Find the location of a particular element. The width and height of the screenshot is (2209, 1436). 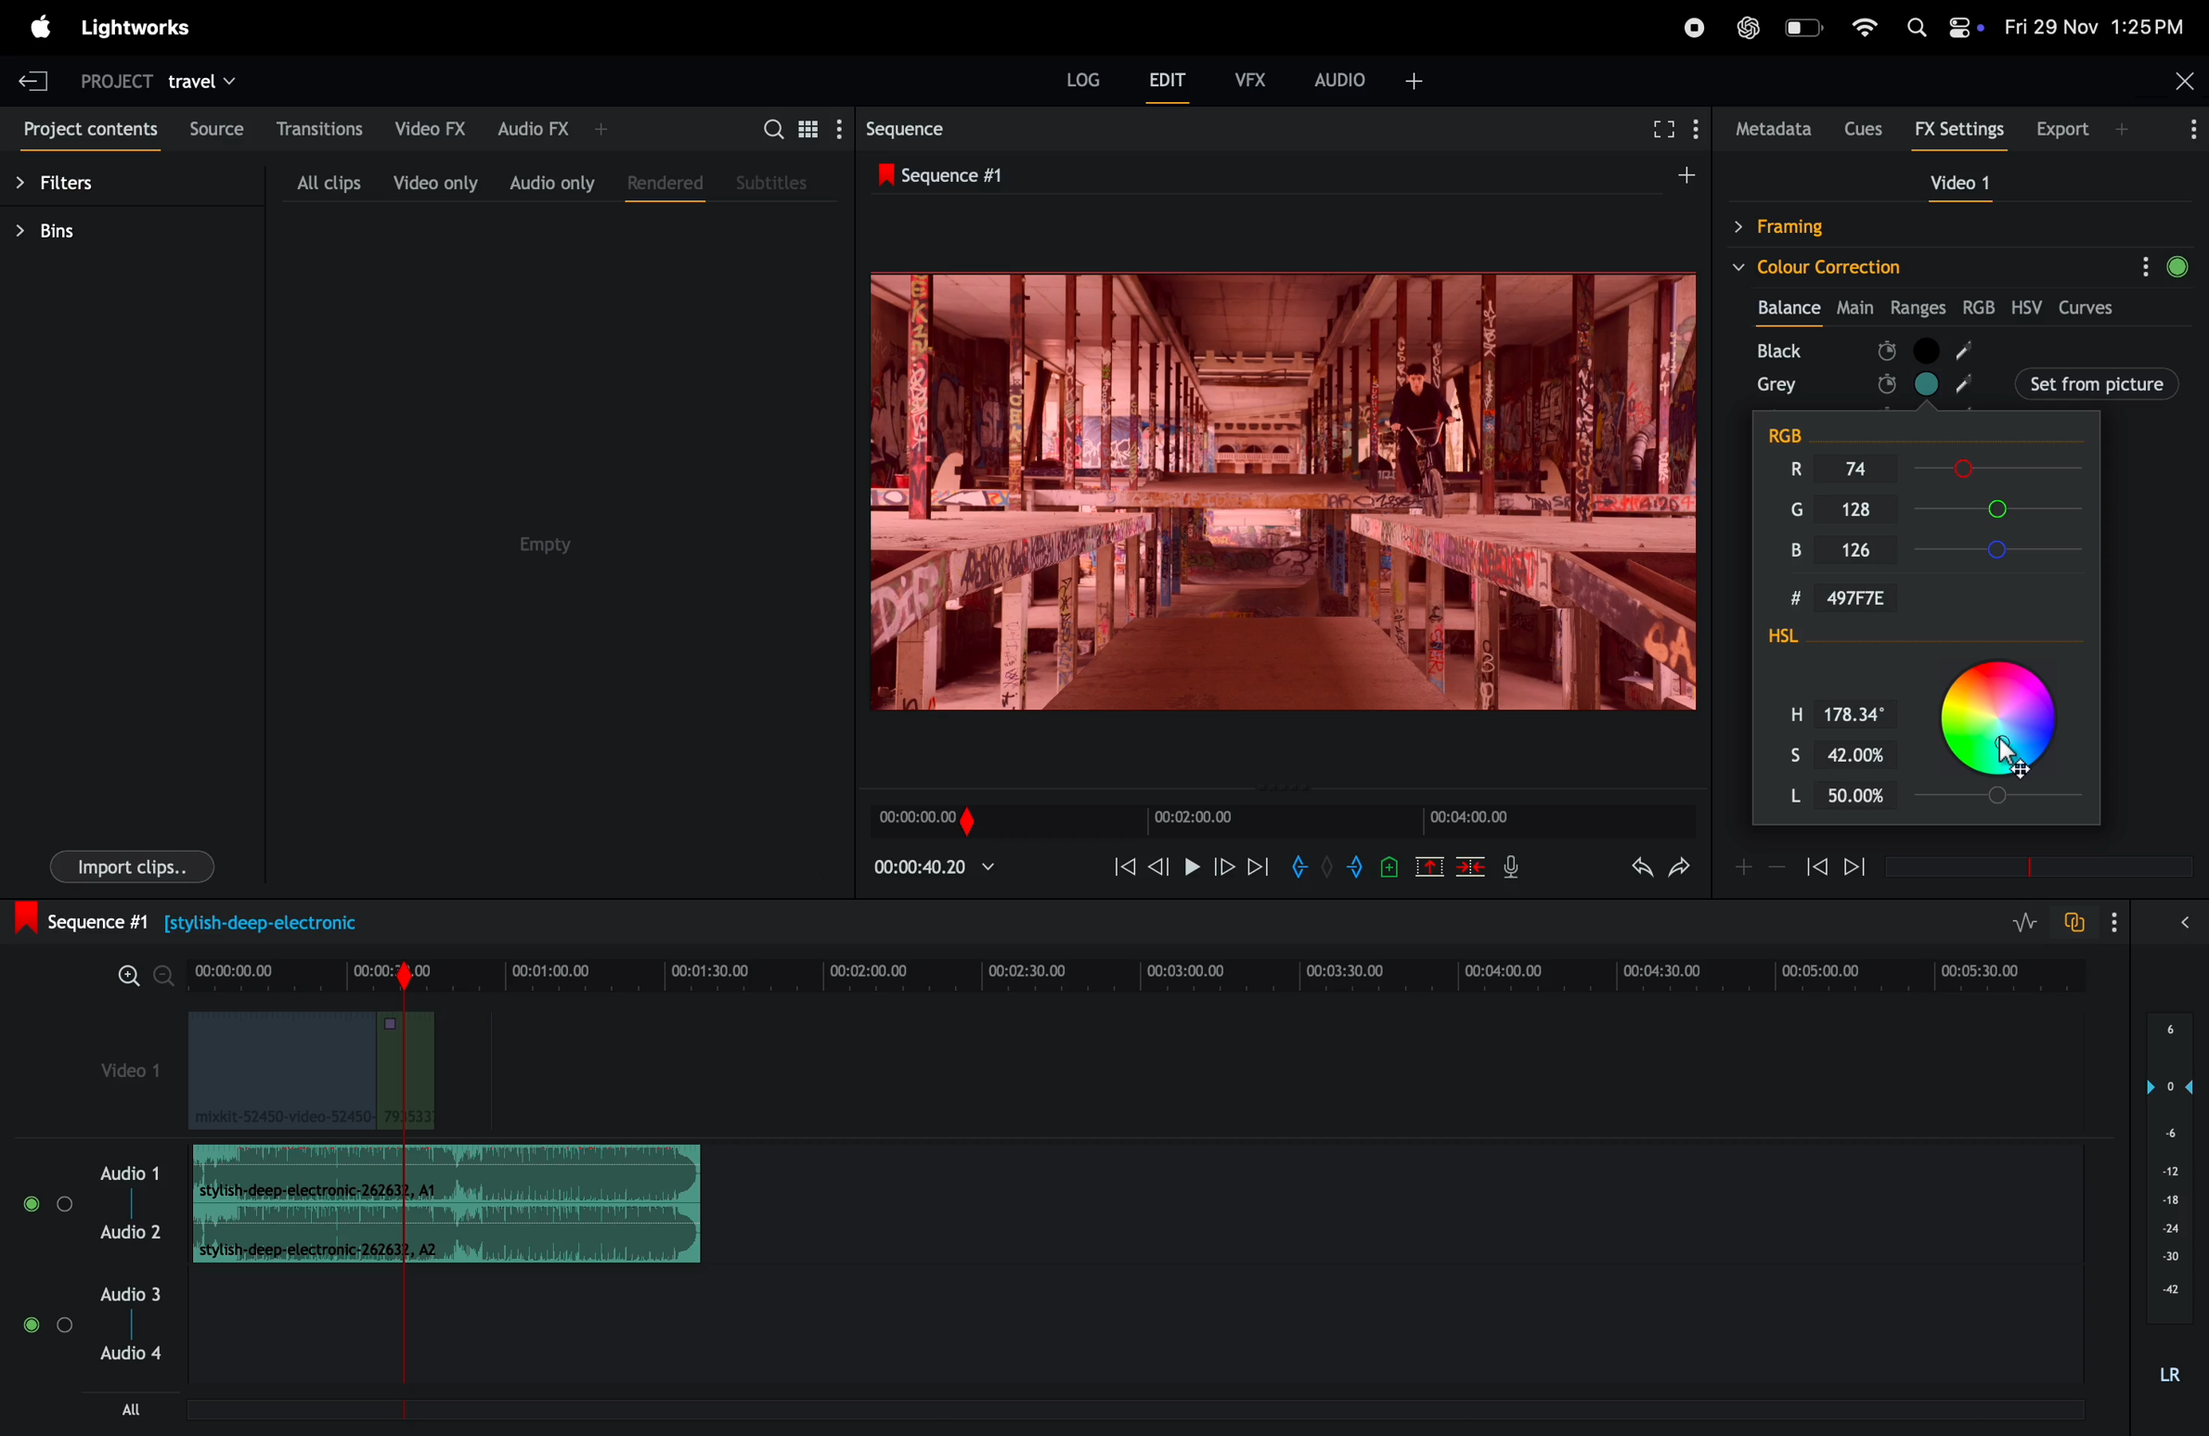

audio 1 is located at coordinates (126, 1173).